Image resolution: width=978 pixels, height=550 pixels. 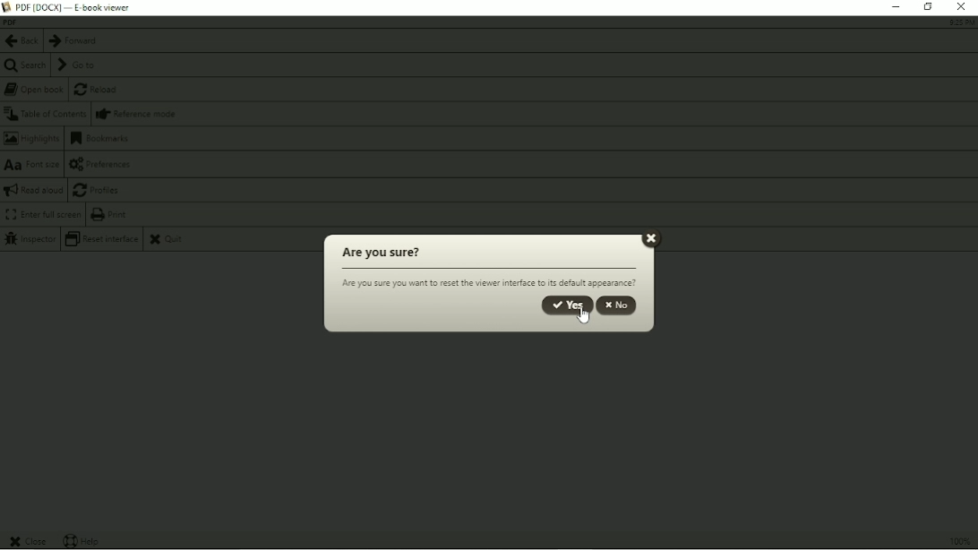 What do you see at coordinates (21, 41) in the screenshot?
I see `Back` at bounding box center [21, 41].